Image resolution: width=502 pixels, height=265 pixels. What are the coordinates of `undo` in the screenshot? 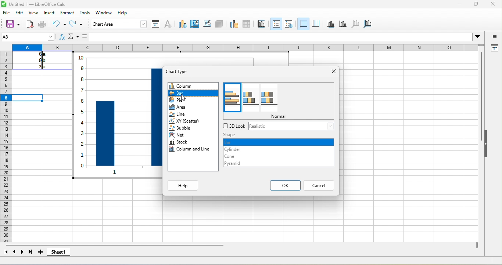 It's located at (58, 24).